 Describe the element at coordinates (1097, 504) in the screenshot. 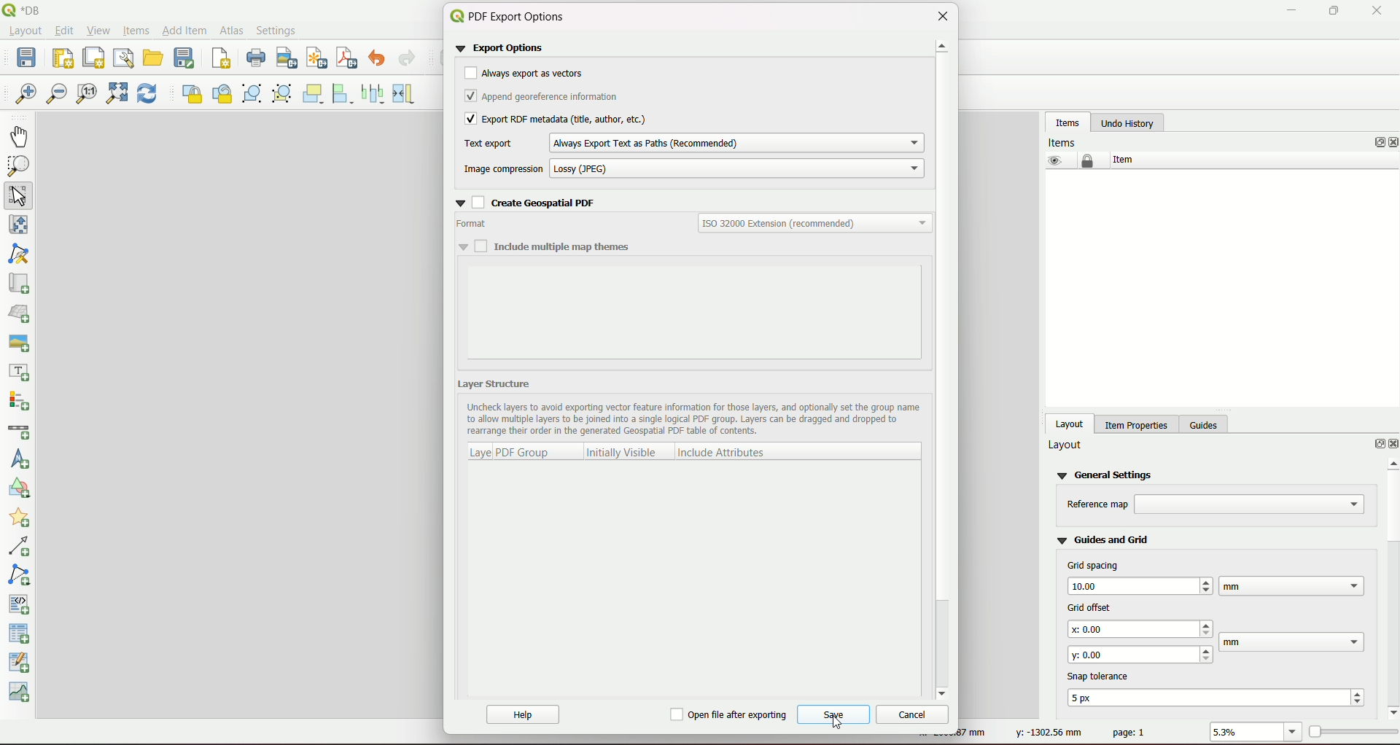

I see `Reference map` at that location.